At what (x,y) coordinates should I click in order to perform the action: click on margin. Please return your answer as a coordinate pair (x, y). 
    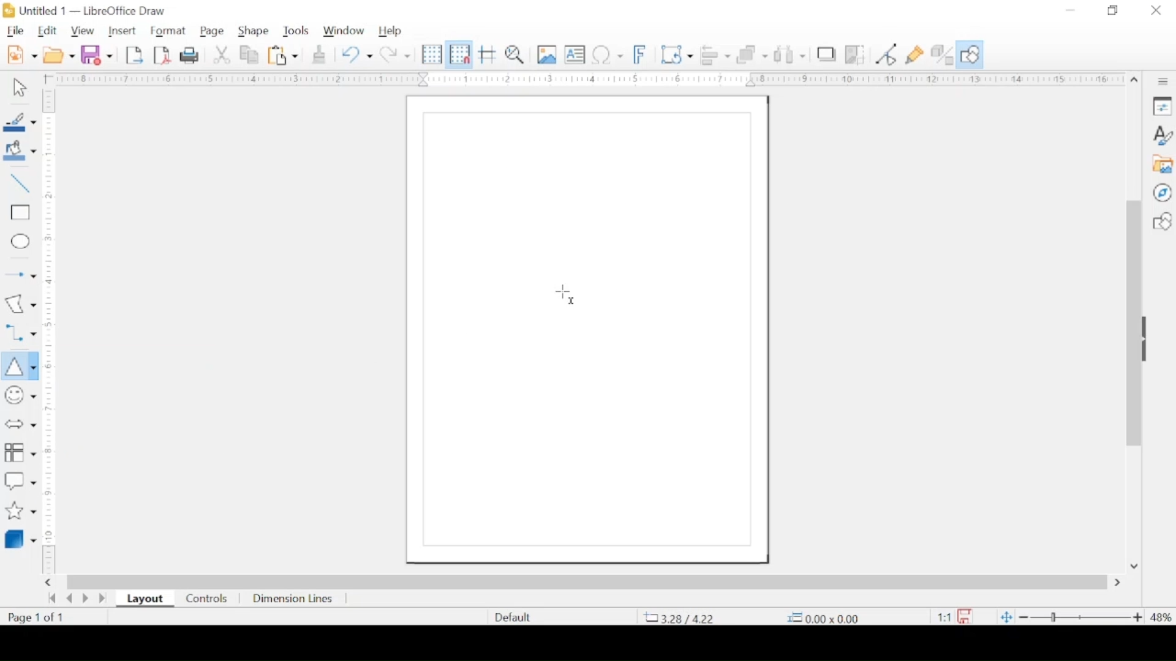
    Looking at the image, I should click on (585, 80).